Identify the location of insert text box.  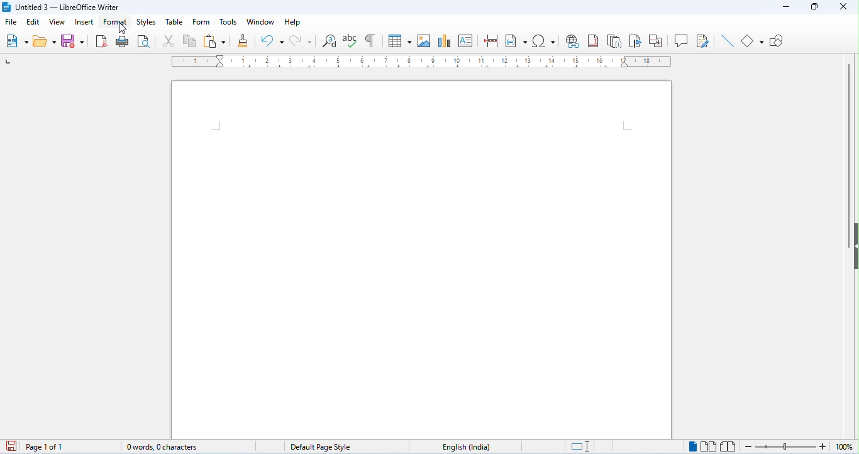
(467, 40).